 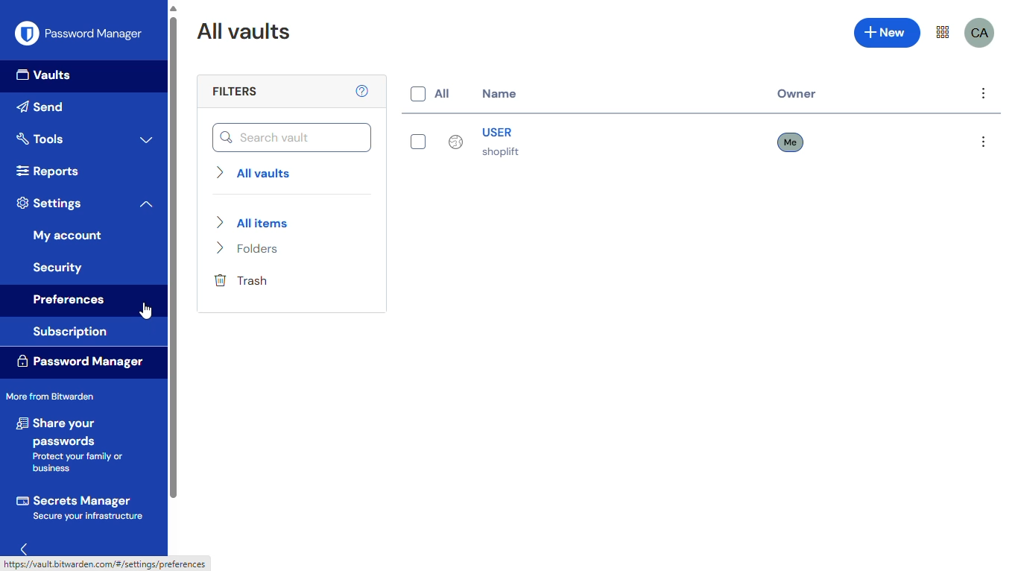 I want to click on Secrets Manager Secure your infrastructure, so click(x=80, y=508).